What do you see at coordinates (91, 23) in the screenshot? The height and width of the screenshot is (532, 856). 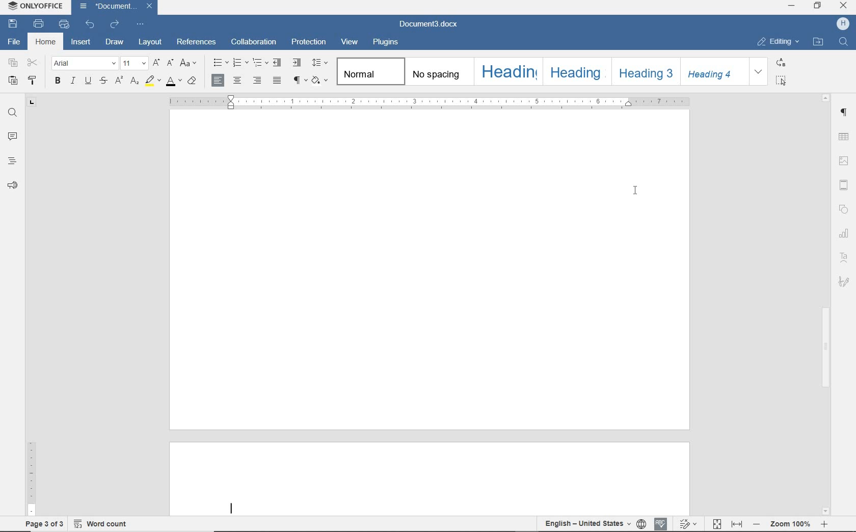 I see `UNDO` at bounding box center [91, 23].